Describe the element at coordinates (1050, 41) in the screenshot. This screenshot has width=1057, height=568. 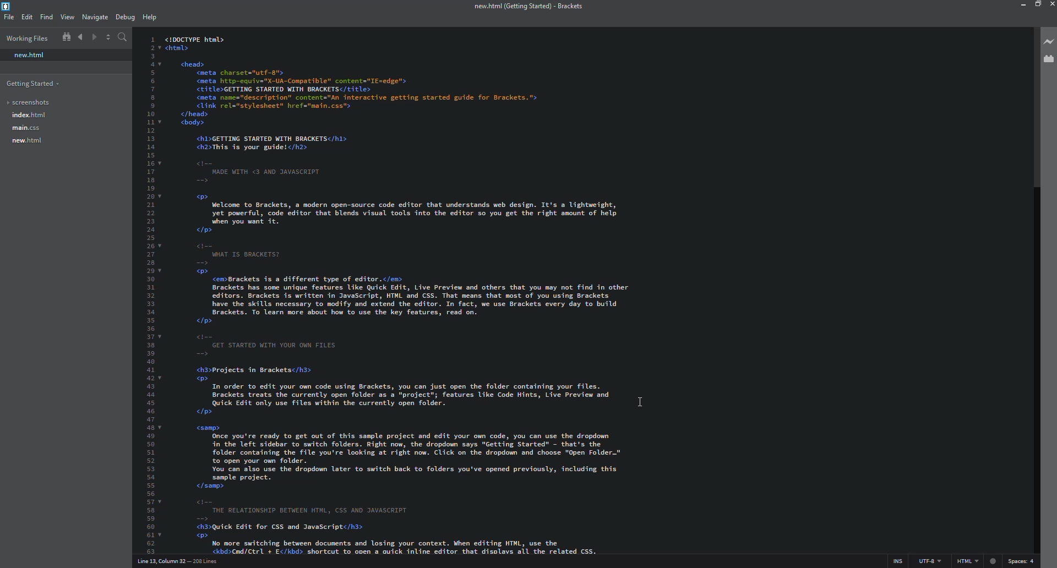
I see `live preview` at that location.